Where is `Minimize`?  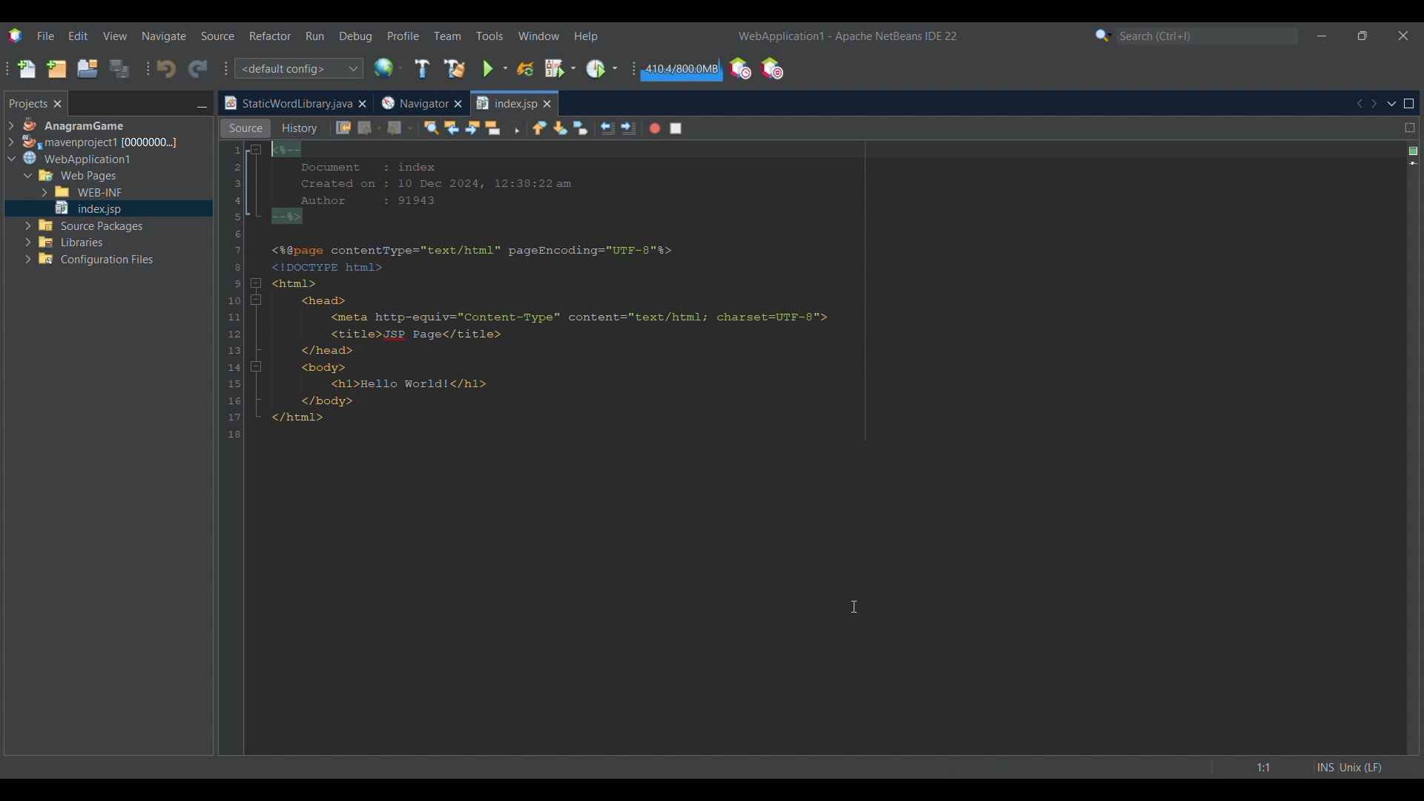 Minimize is located at coordinates (202, 105).